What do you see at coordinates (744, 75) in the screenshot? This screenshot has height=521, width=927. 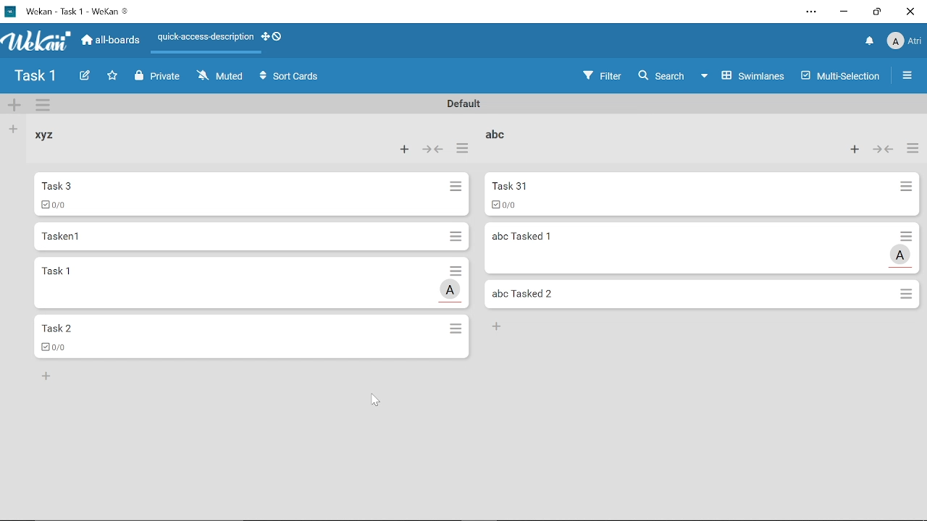 I see `Swimlanes` at bounding box center [744, 75].